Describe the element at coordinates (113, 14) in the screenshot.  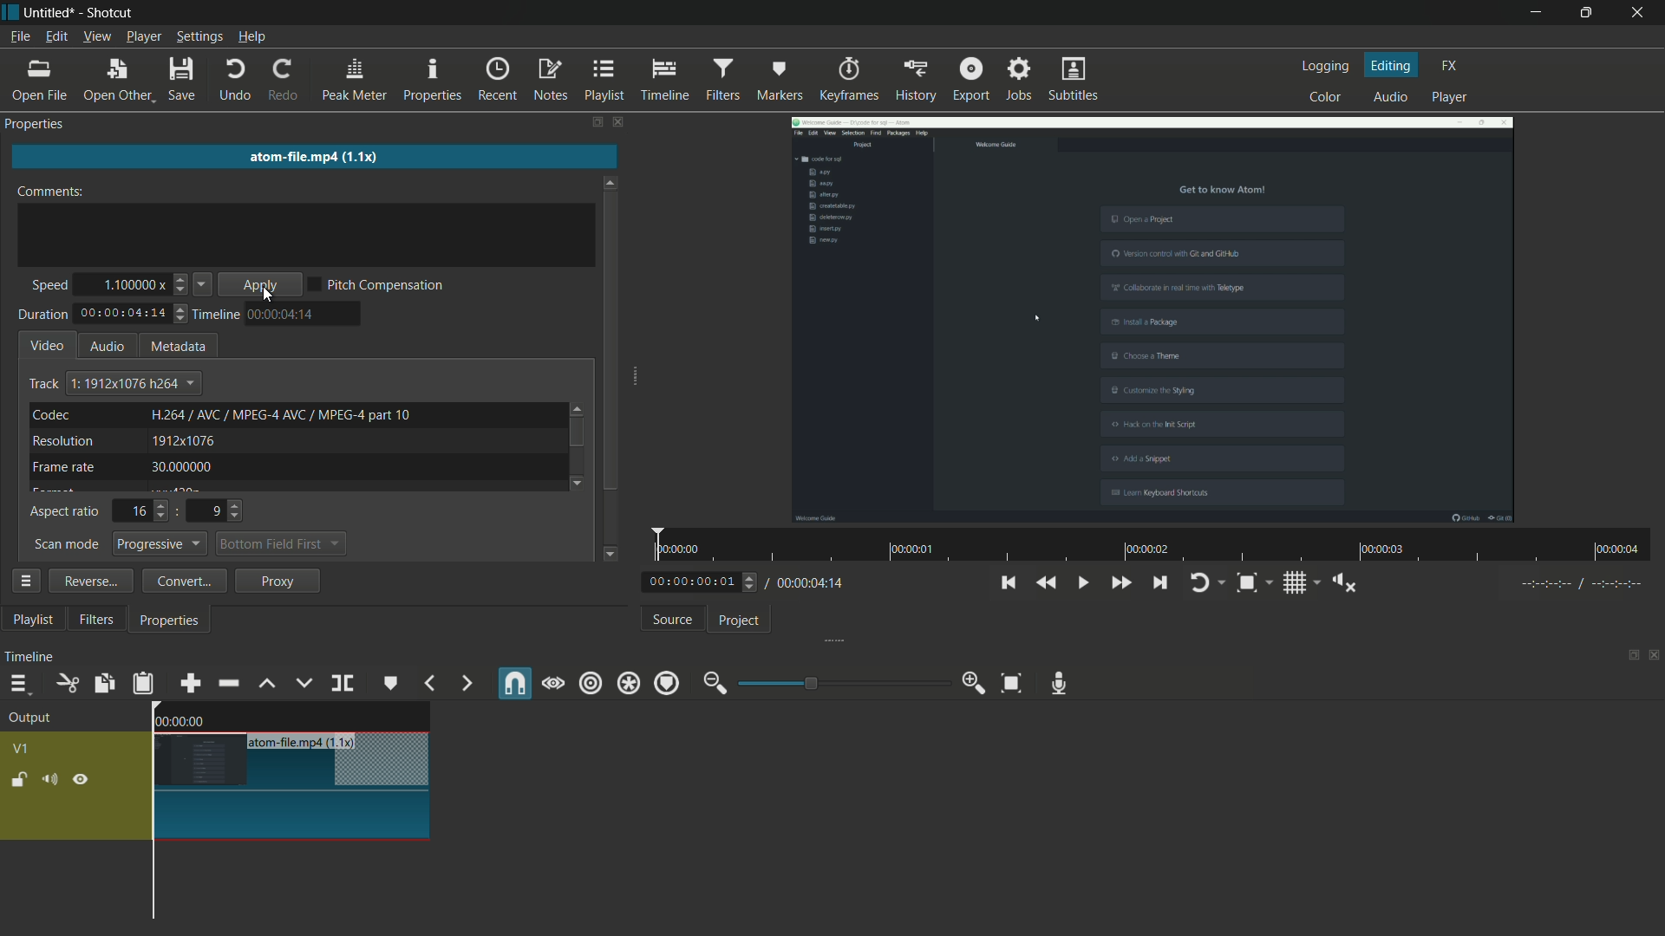
I see `app name` at that location.